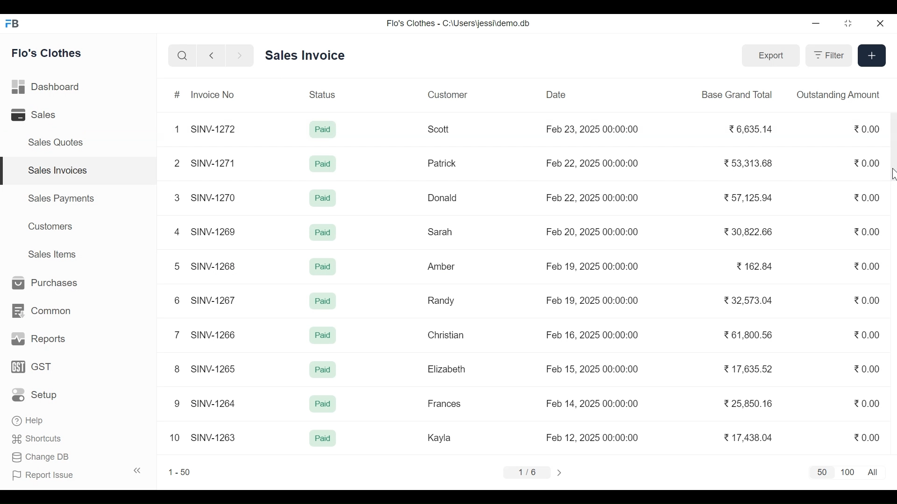 This screenshot has width=897, height=504. I want to click on SINV-1263, so click(214, 436).